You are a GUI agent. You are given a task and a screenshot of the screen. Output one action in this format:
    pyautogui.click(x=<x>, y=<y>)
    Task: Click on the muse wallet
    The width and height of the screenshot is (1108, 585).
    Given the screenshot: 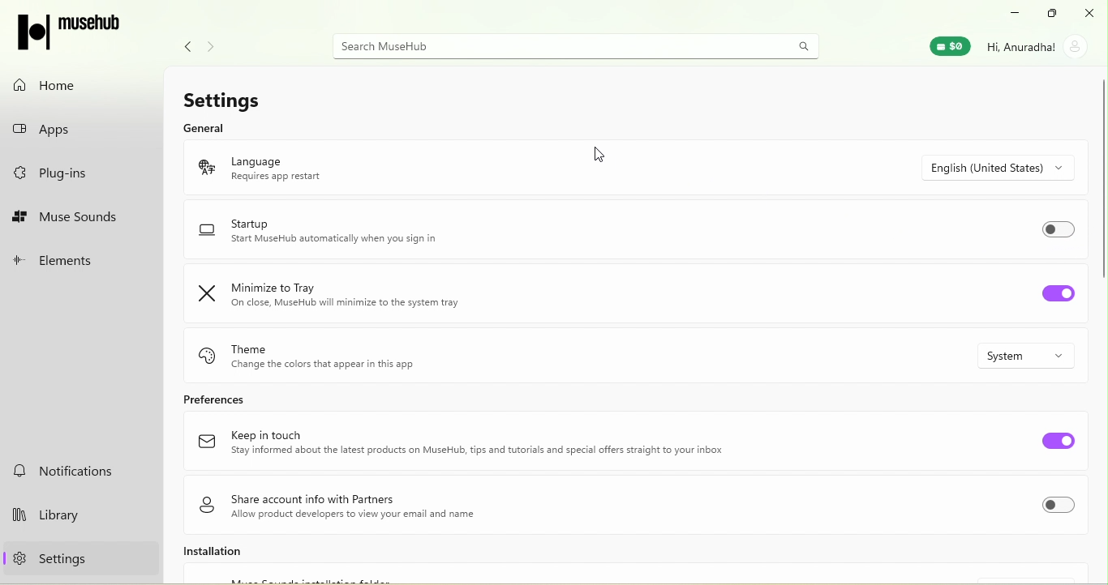 What is the action you would take?
    pyautogui.click(x=946, y=48)
    